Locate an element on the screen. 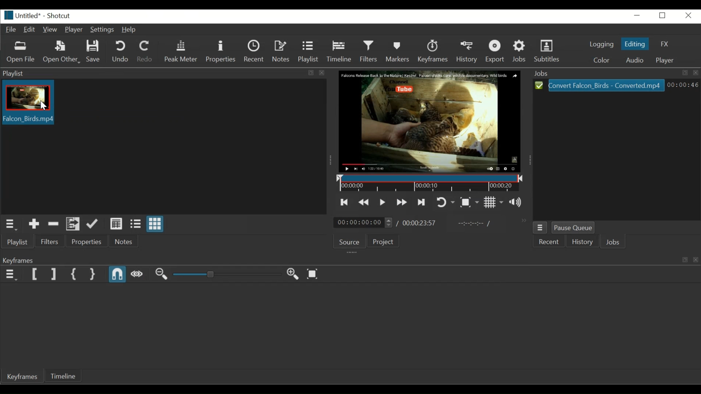  Keyframes is located at coordinates (433, 51).